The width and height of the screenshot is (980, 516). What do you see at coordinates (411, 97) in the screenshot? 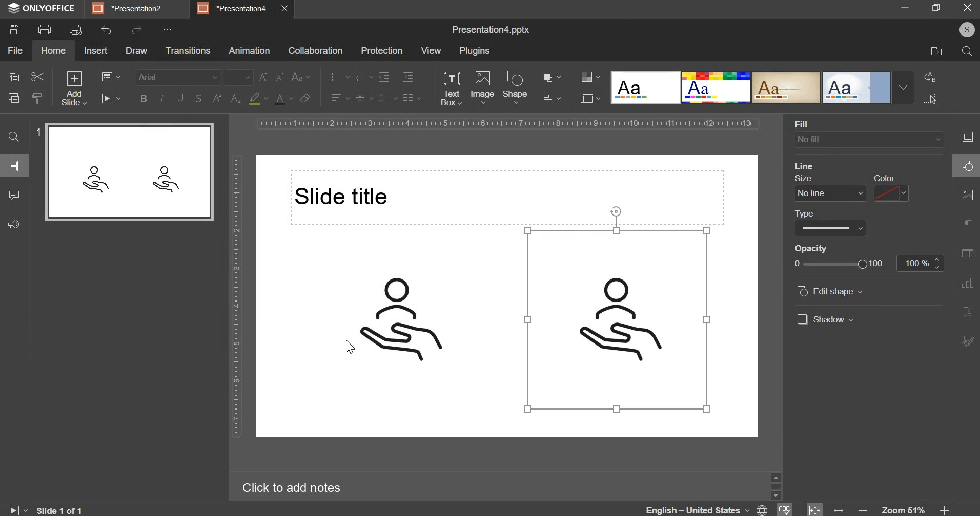
I see `paragraph setting` at bounding box center [411, 97].